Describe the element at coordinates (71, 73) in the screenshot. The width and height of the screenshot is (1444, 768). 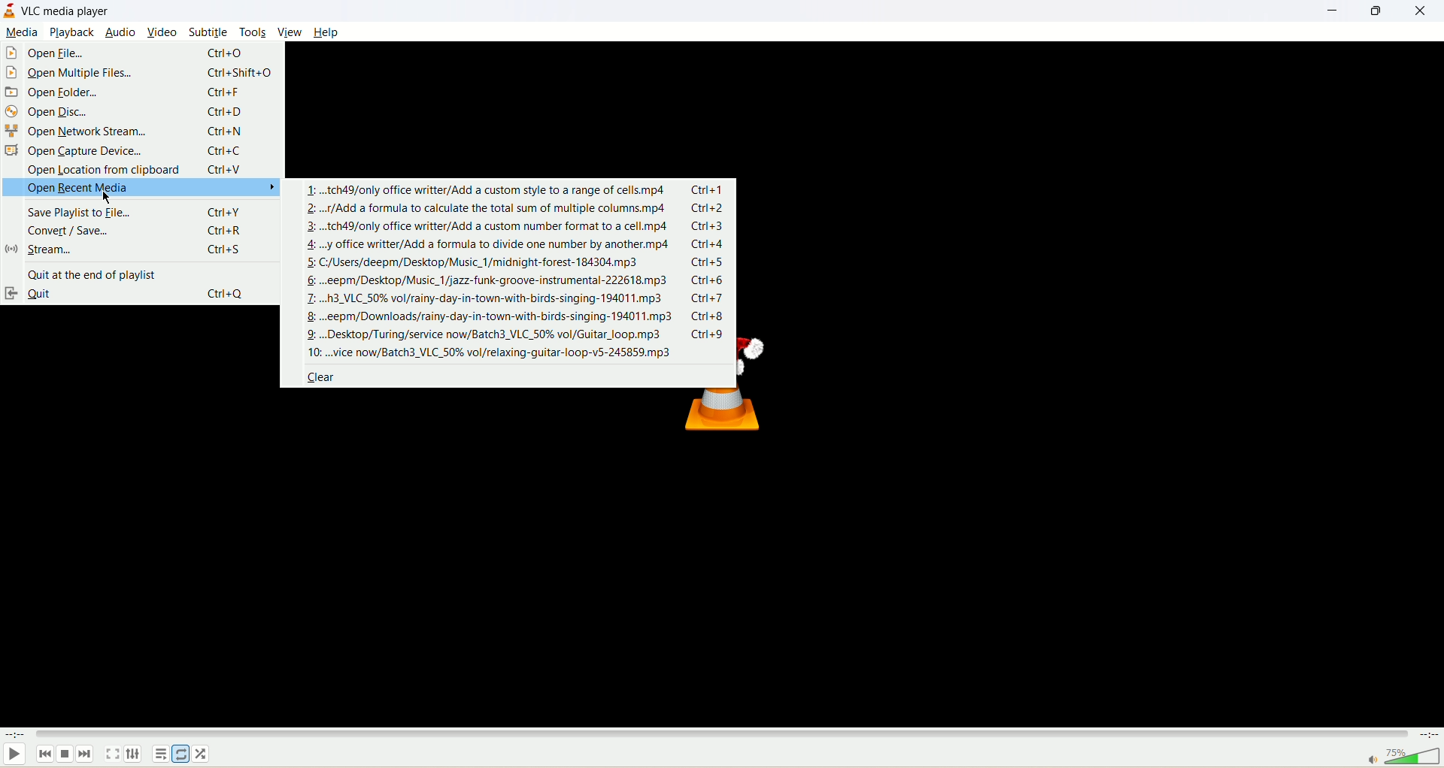
I see `open multiple file...` at that location.